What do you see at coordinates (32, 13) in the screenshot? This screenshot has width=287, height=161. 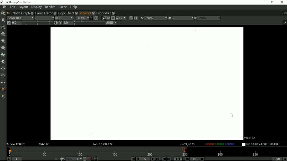 I see `close` at bounding box center [32, 13].